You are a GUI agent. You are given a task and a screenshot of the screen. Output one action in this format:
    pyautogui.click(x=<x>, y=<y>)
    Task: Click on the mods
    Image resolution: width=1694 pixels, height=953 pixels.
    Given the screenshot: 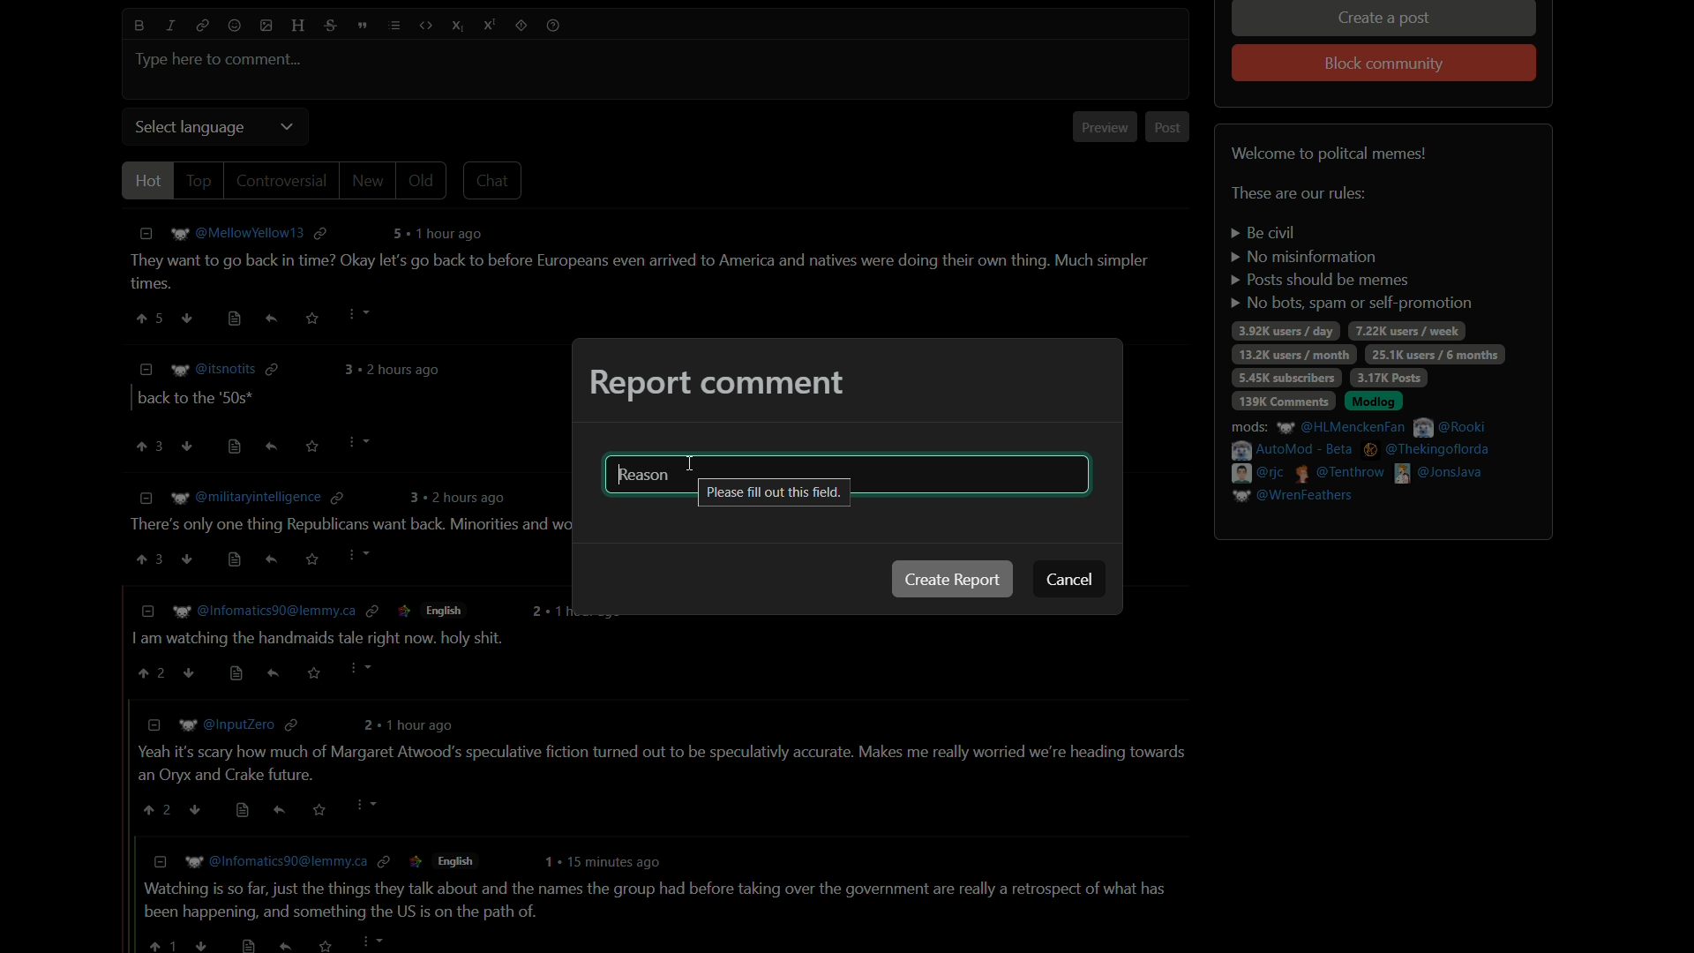 What is the action you would take?
    pyautogui.click(x=1364, y=461)
    